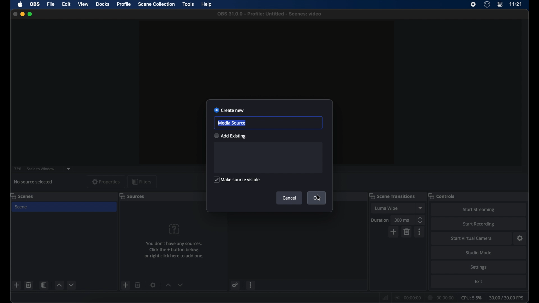  Describe the element at coordinates (174, 250) in the screenshot. I see `info` at that location.